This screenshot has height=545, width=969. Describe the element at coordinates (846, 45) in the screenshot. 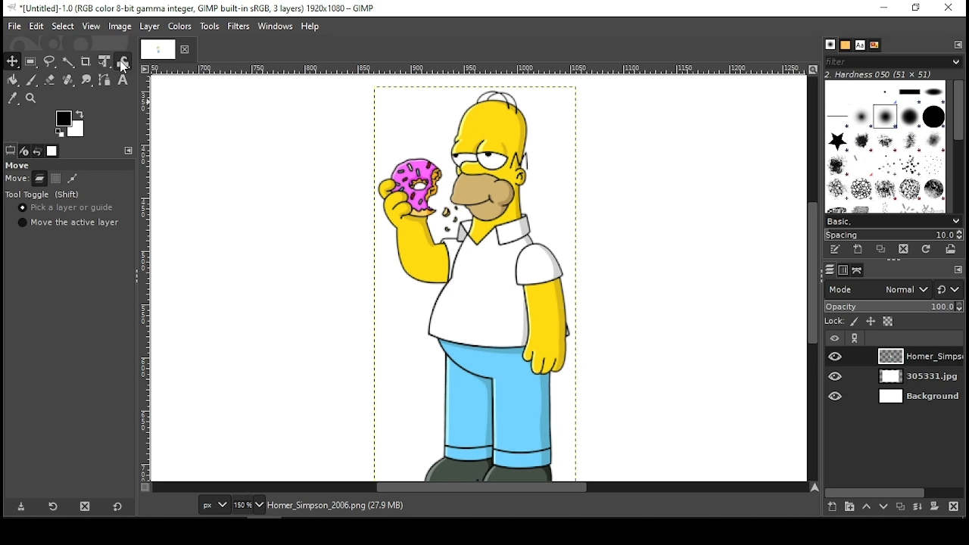

I see `patterns` at that location.